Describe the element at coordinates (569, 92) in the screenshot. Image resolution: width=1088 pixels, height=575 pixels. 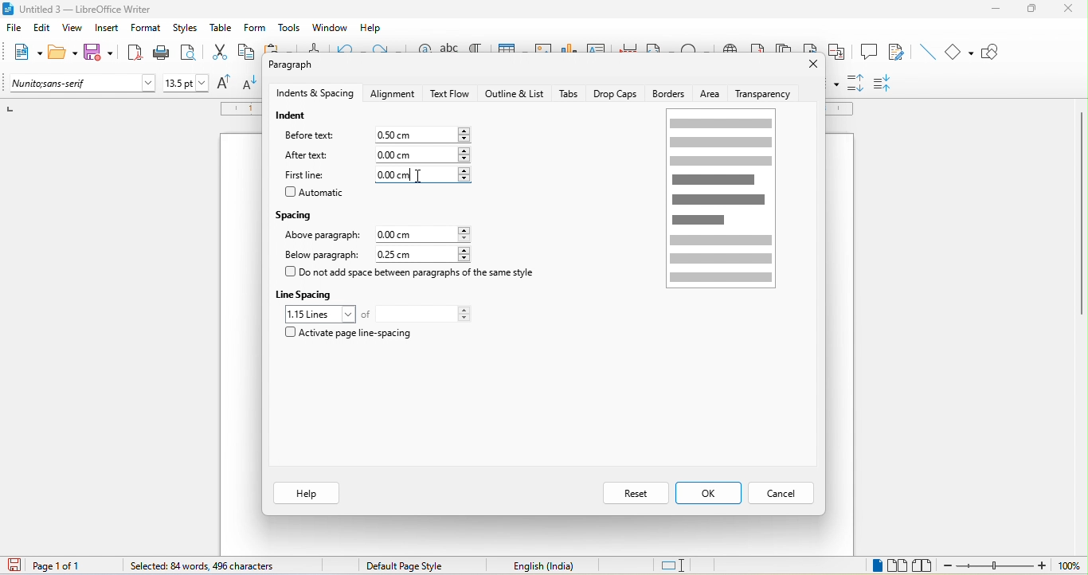
I see `tabs` at that location.